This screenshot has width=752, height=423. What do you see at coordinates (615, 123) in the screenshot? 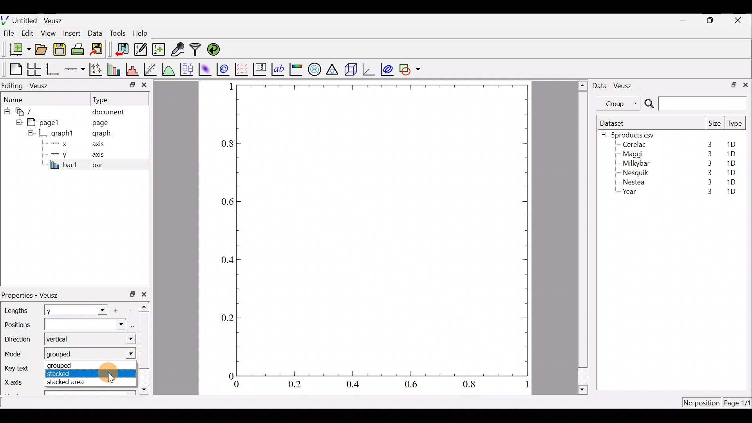
I see `Dataset` at bounding box center [615, 123].